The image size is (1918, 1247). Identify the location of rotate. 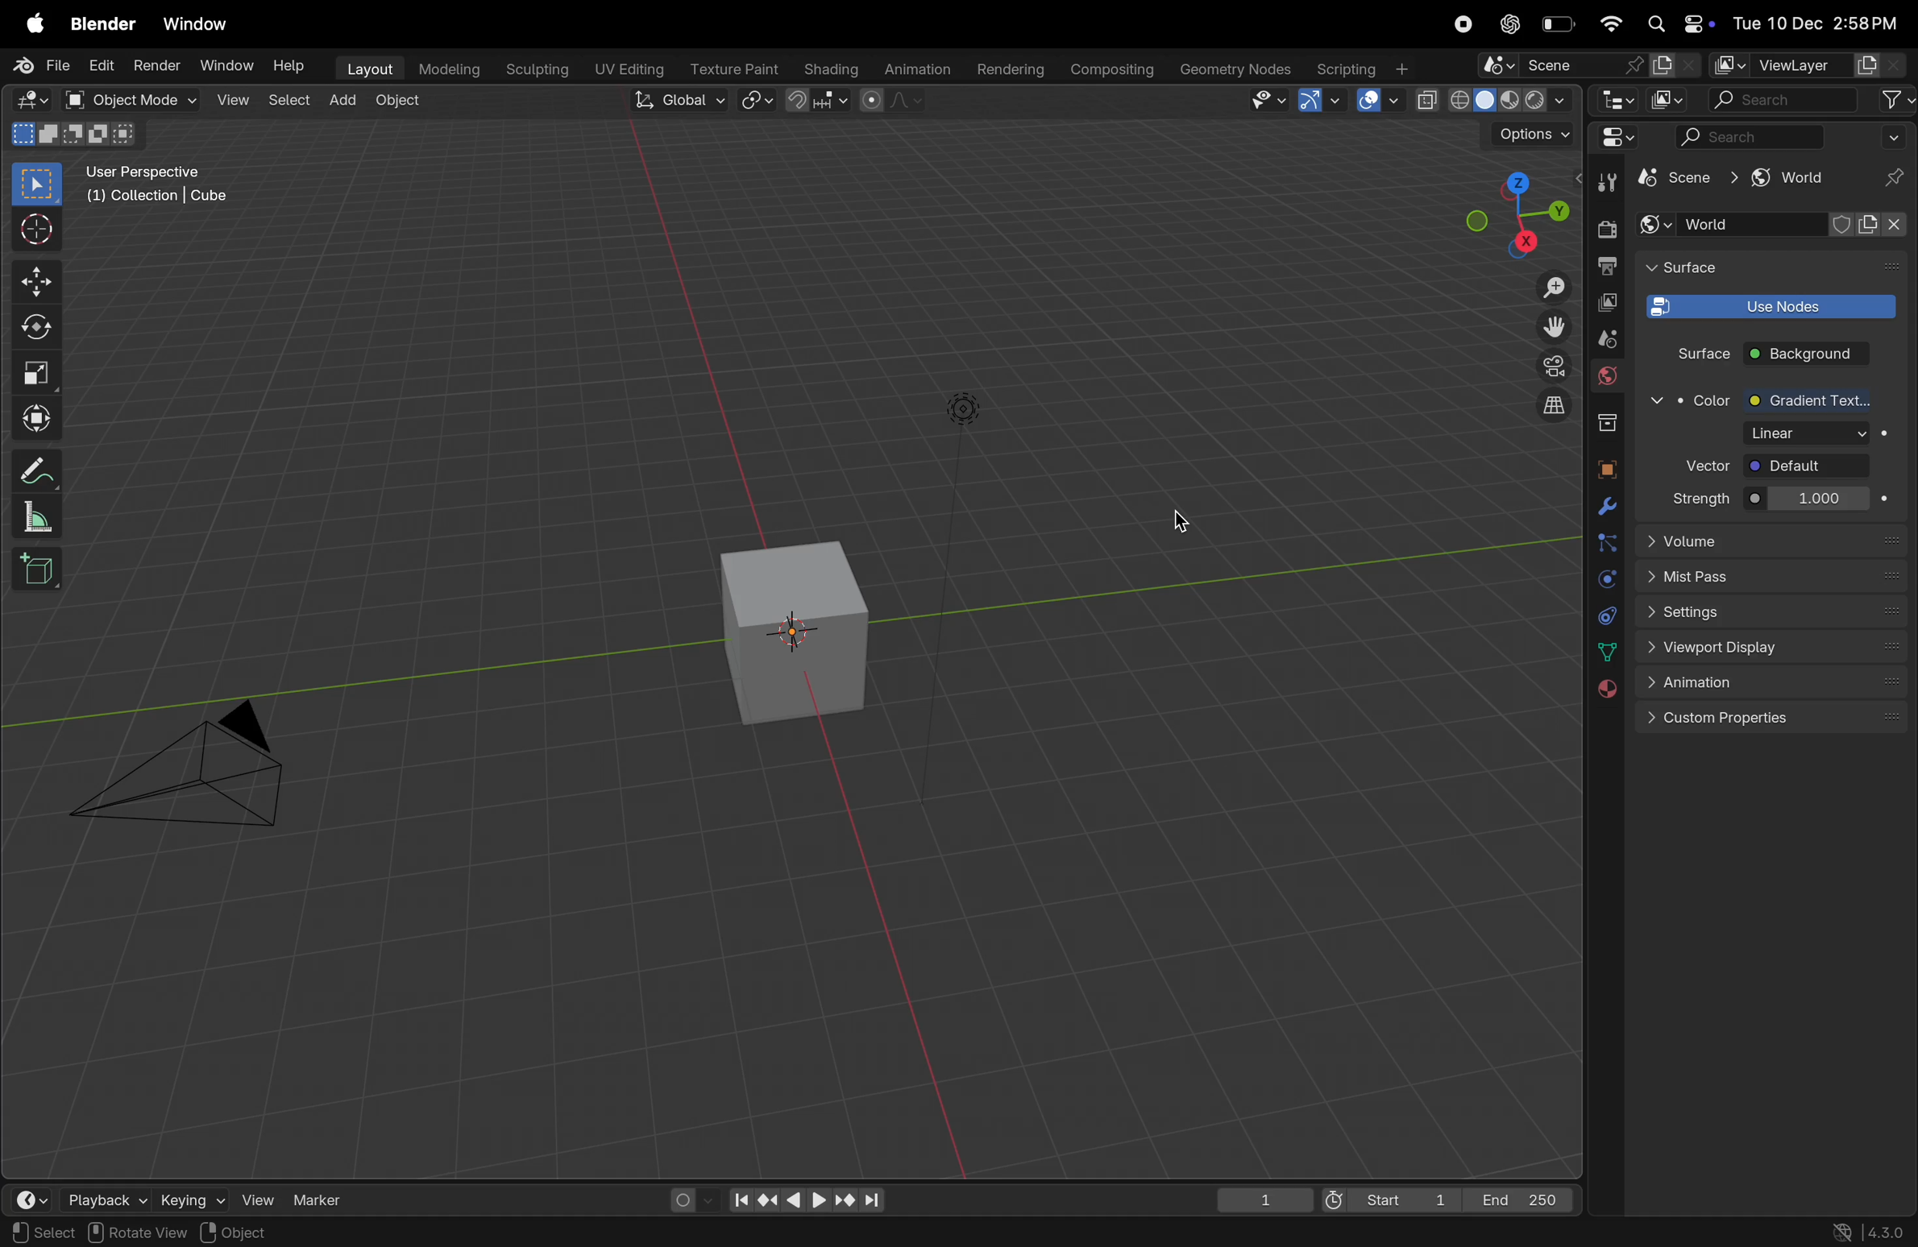
(41, 325).